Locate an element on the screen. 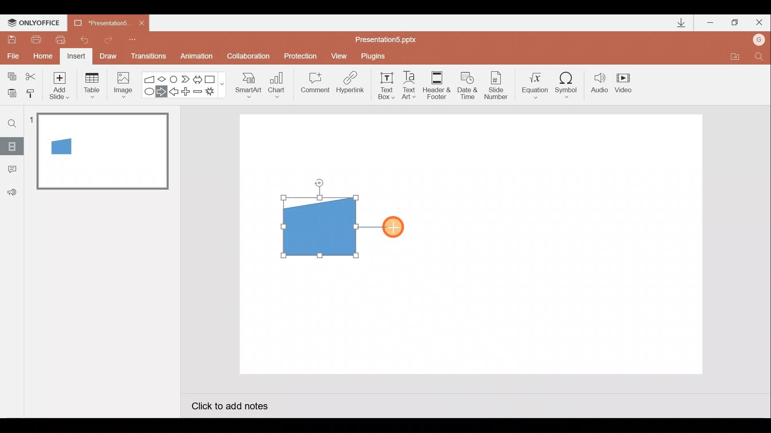  Chart is located at coordinates (277, 83).